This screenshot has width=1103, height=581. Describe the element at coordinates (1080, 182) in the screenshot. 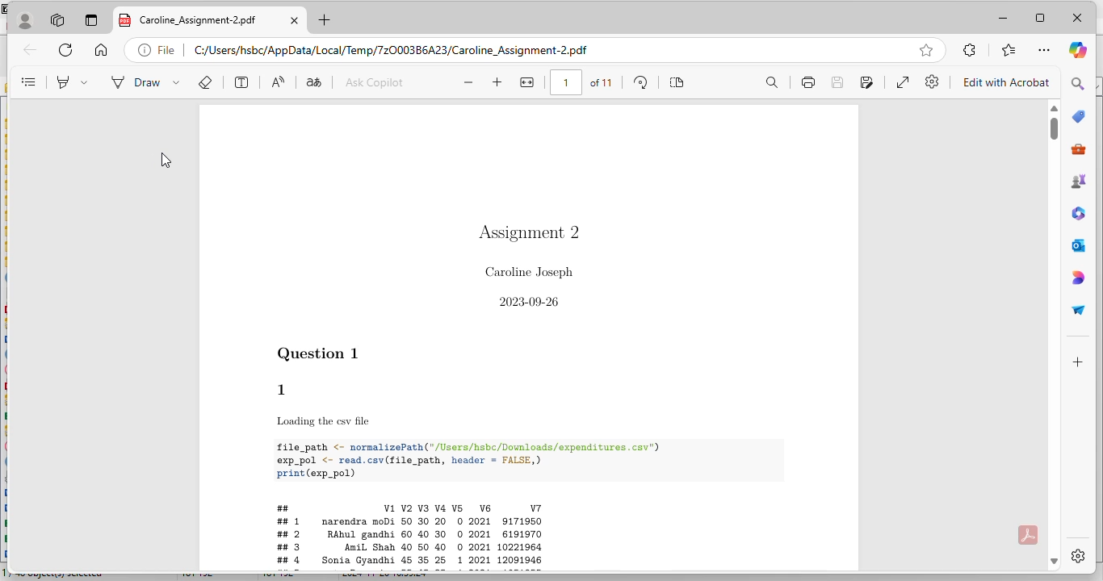

I see `games` at that location.